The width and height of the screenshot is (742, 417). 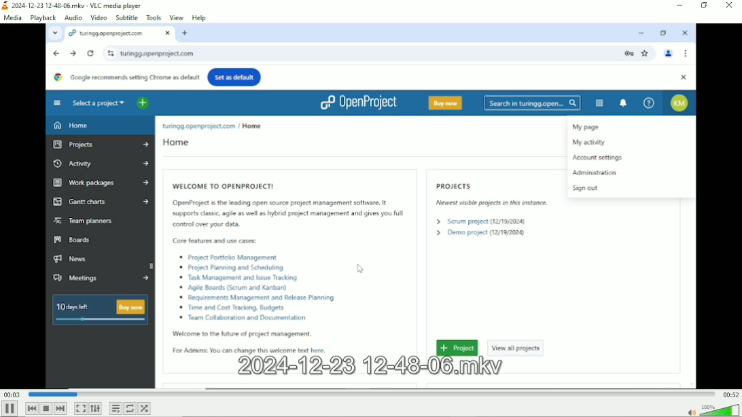 What do you see at coordinates (127, 17) in the screenshot?
I see `Subtitle` at bounding box center [127, 17].